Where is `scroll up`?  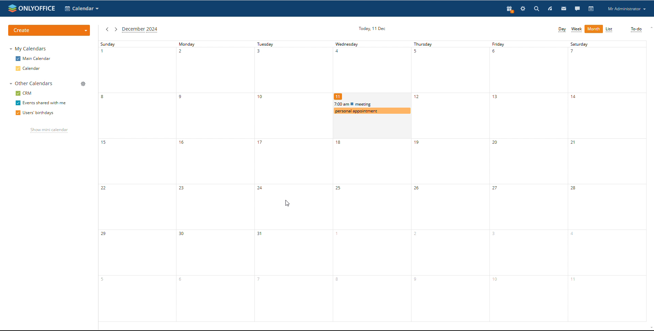
scroll up is located at coordinates (650, 28).